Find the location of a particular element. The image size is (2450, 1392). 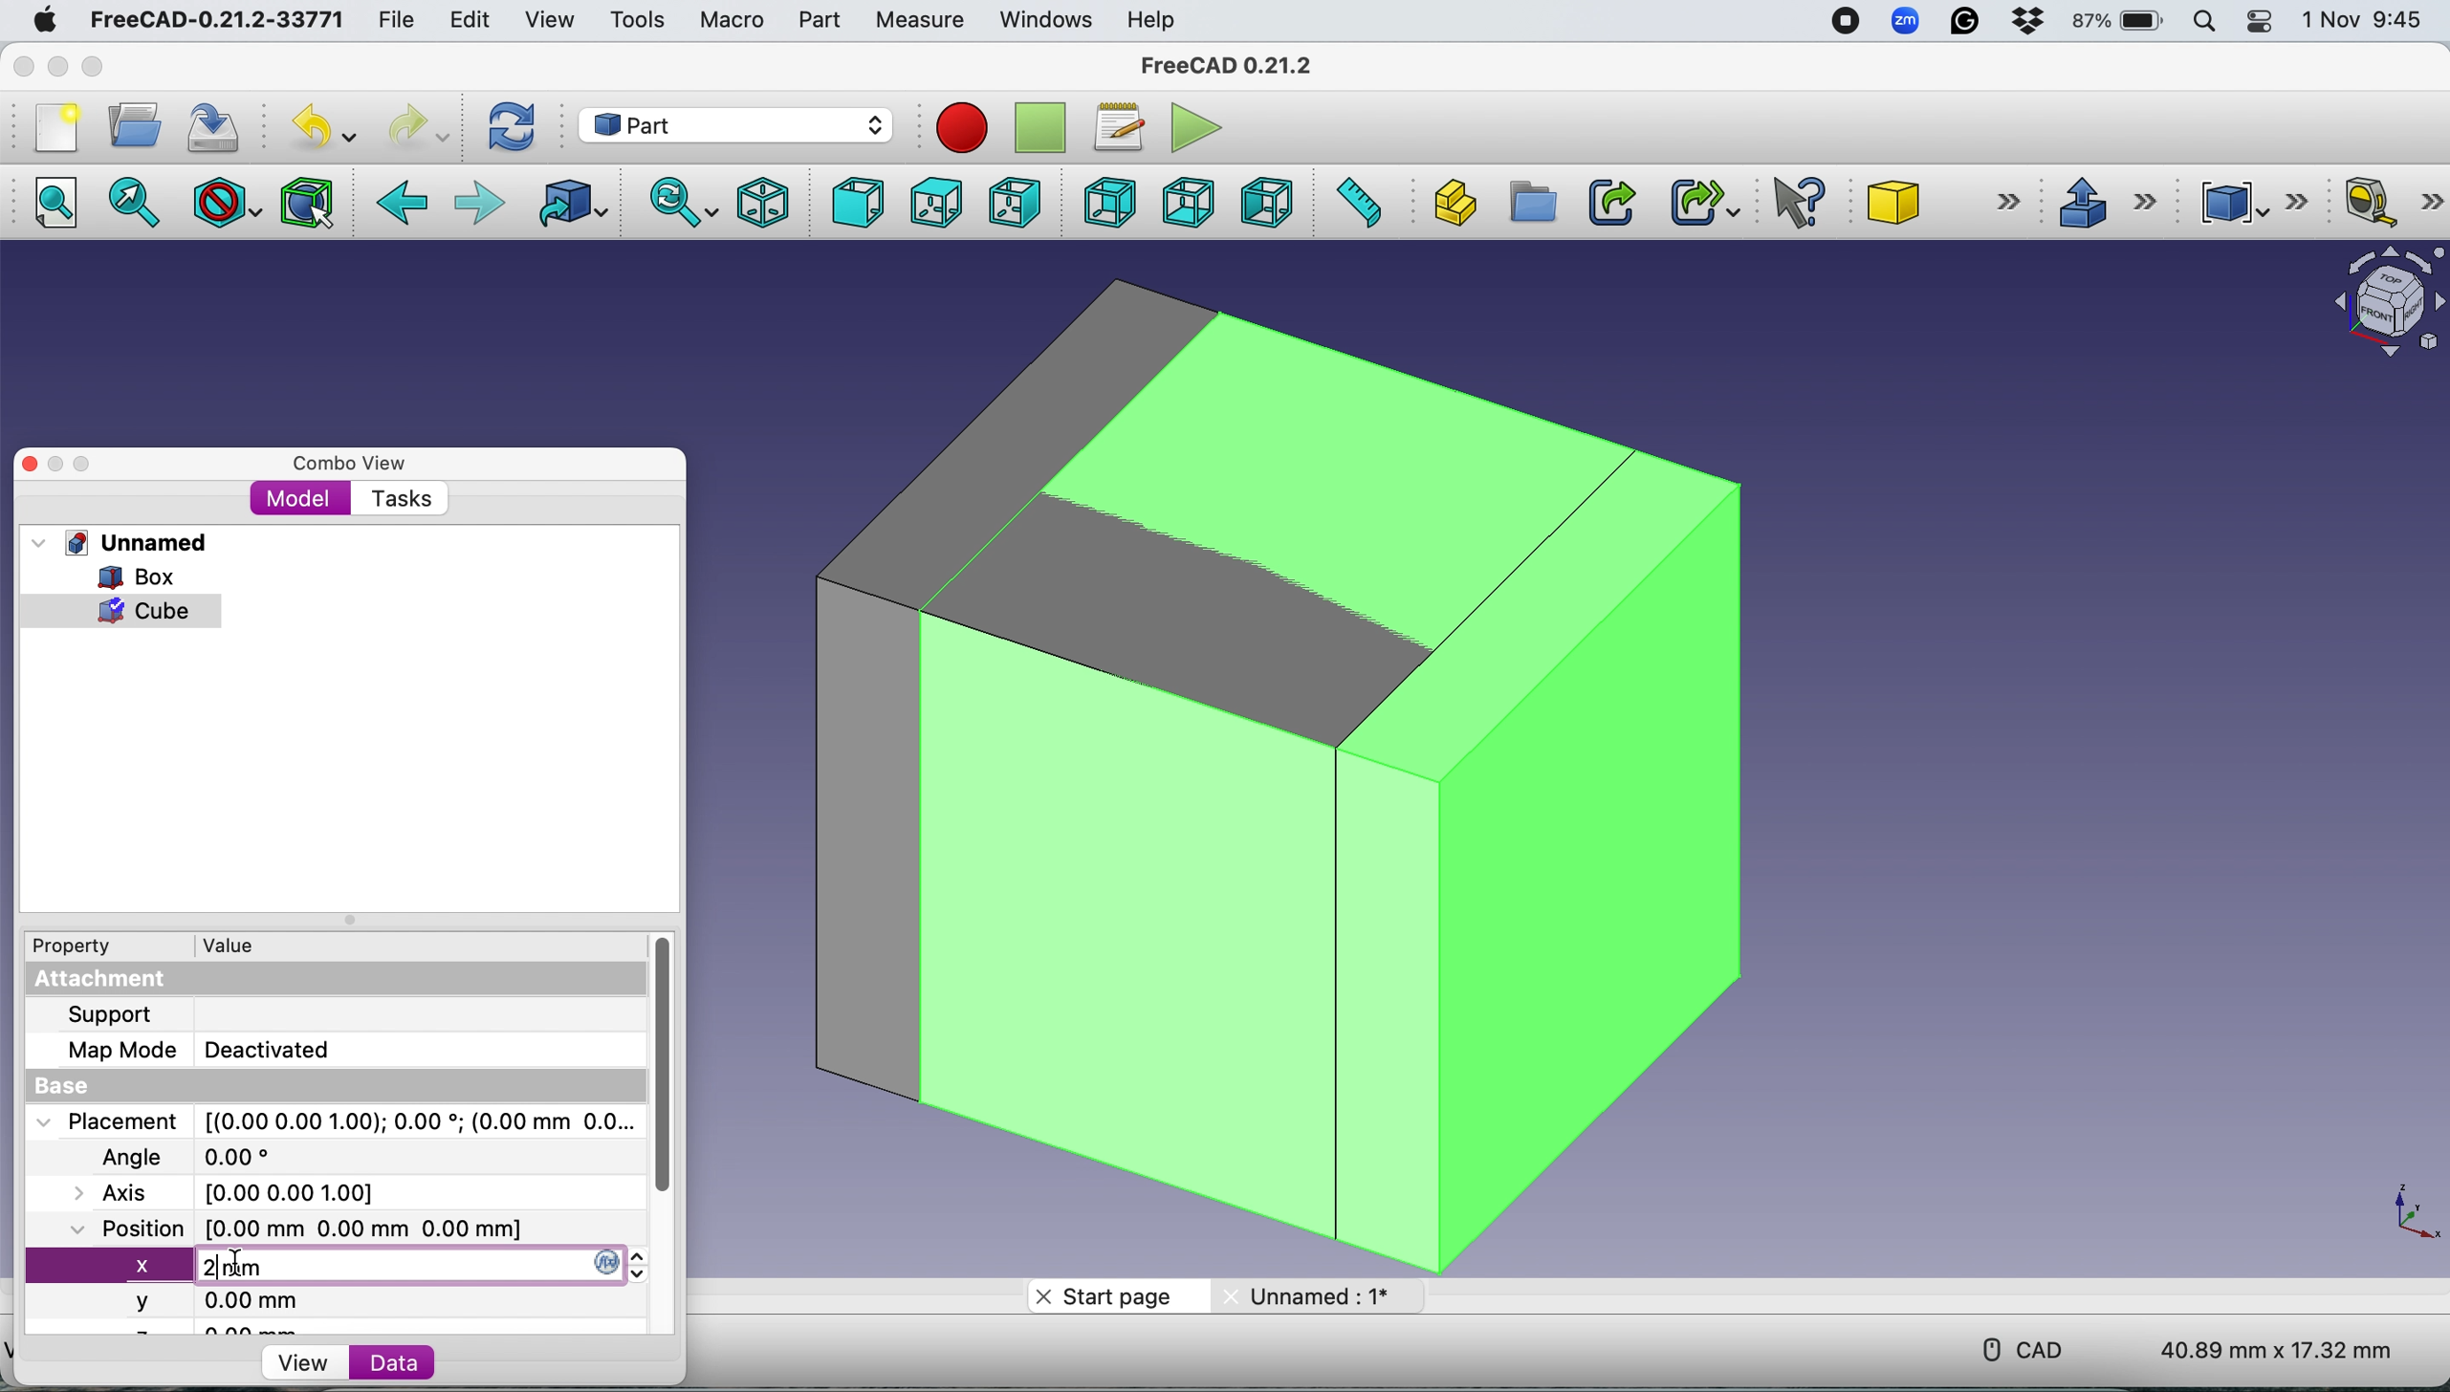

What's this? is located at coordinates (1802, 202).